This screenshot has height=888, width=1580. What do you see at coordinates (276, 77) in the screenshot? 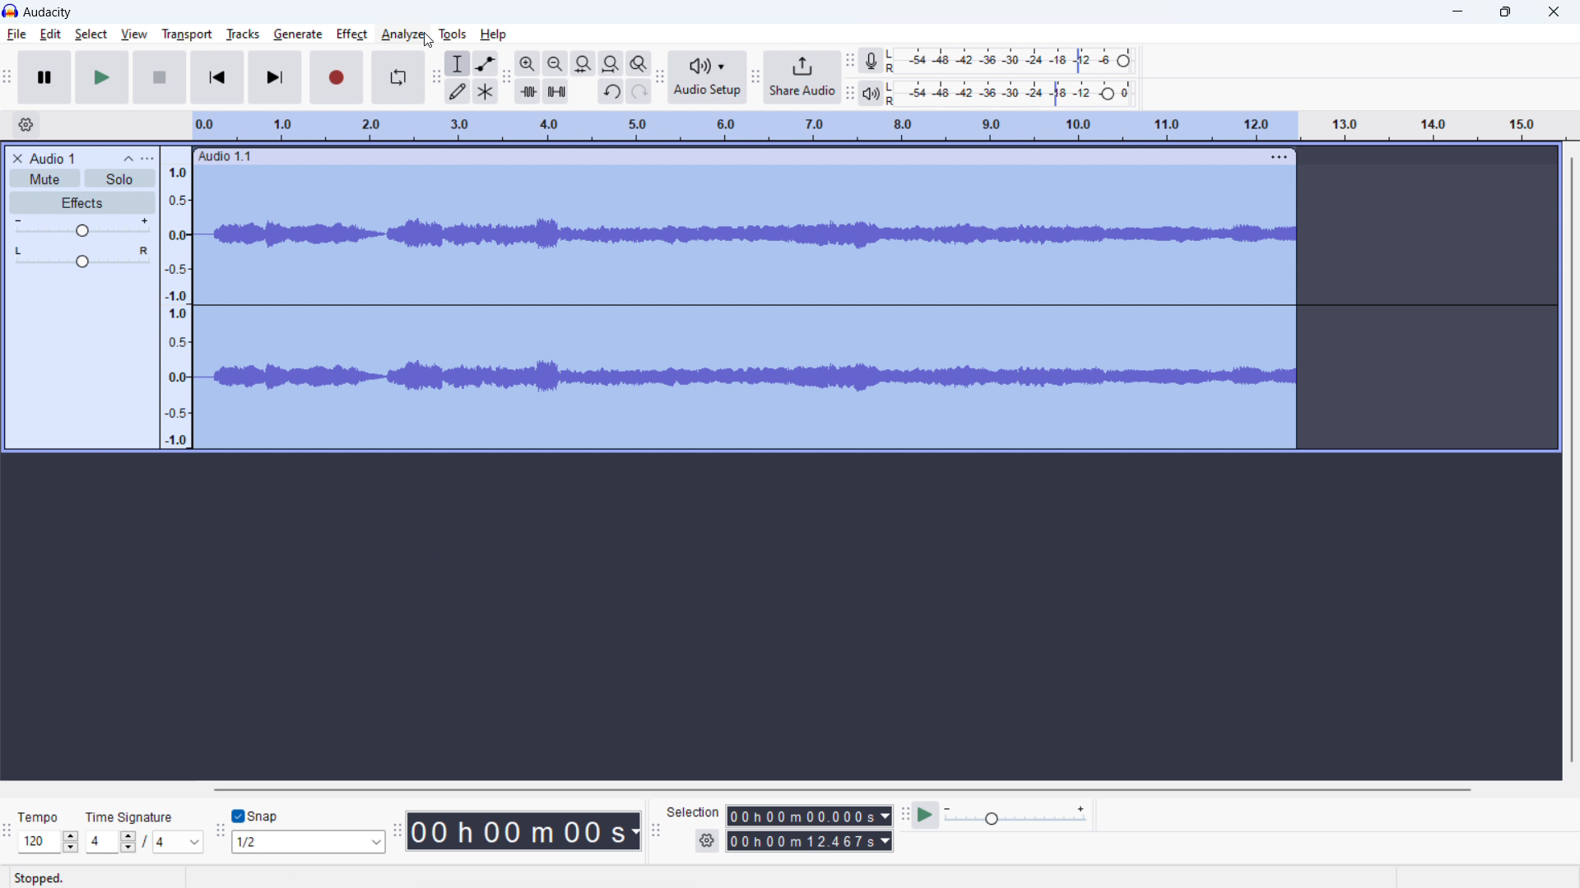
I see `skip to end` at bounding box center [276, 77].